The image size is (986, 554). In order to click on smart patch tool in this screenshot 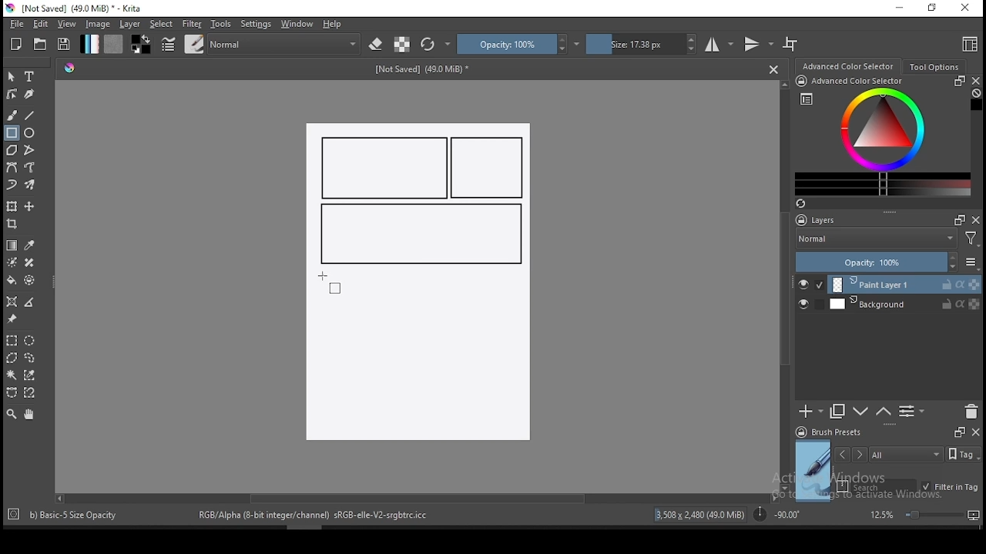, I will do `click(29, 262)`.